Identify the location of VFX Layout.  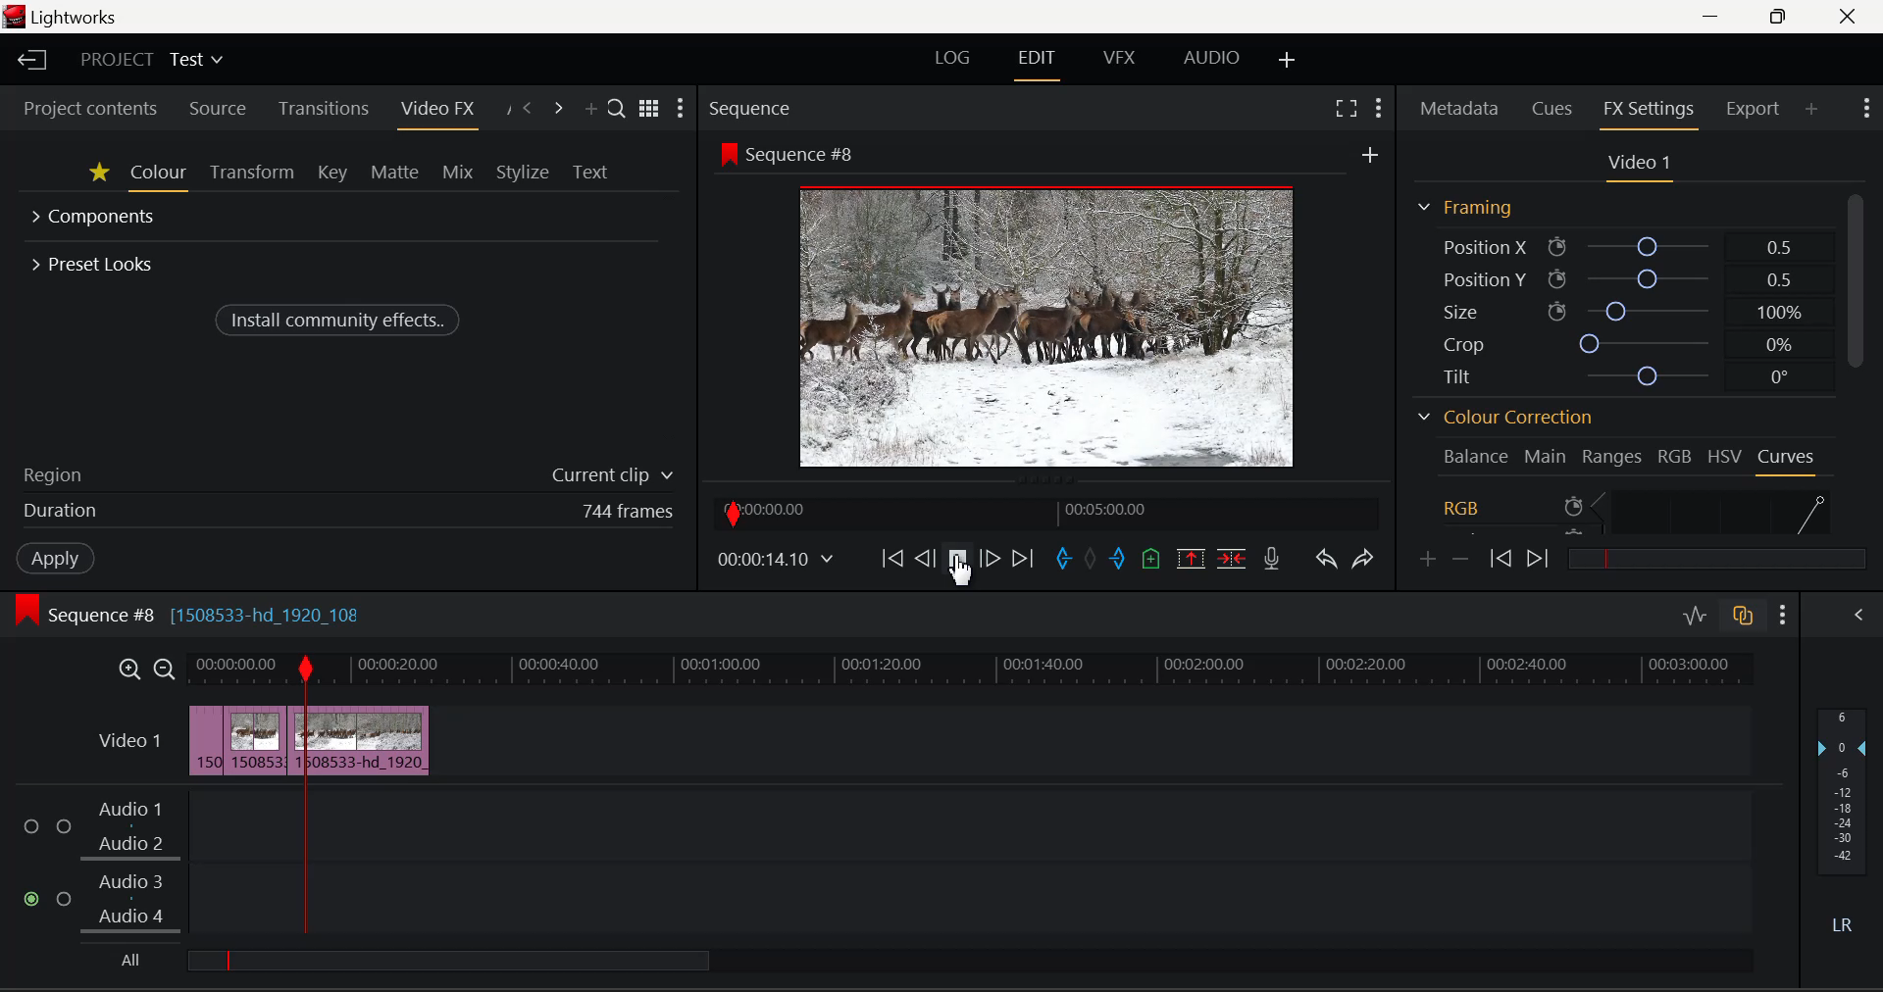
(1117, 60).